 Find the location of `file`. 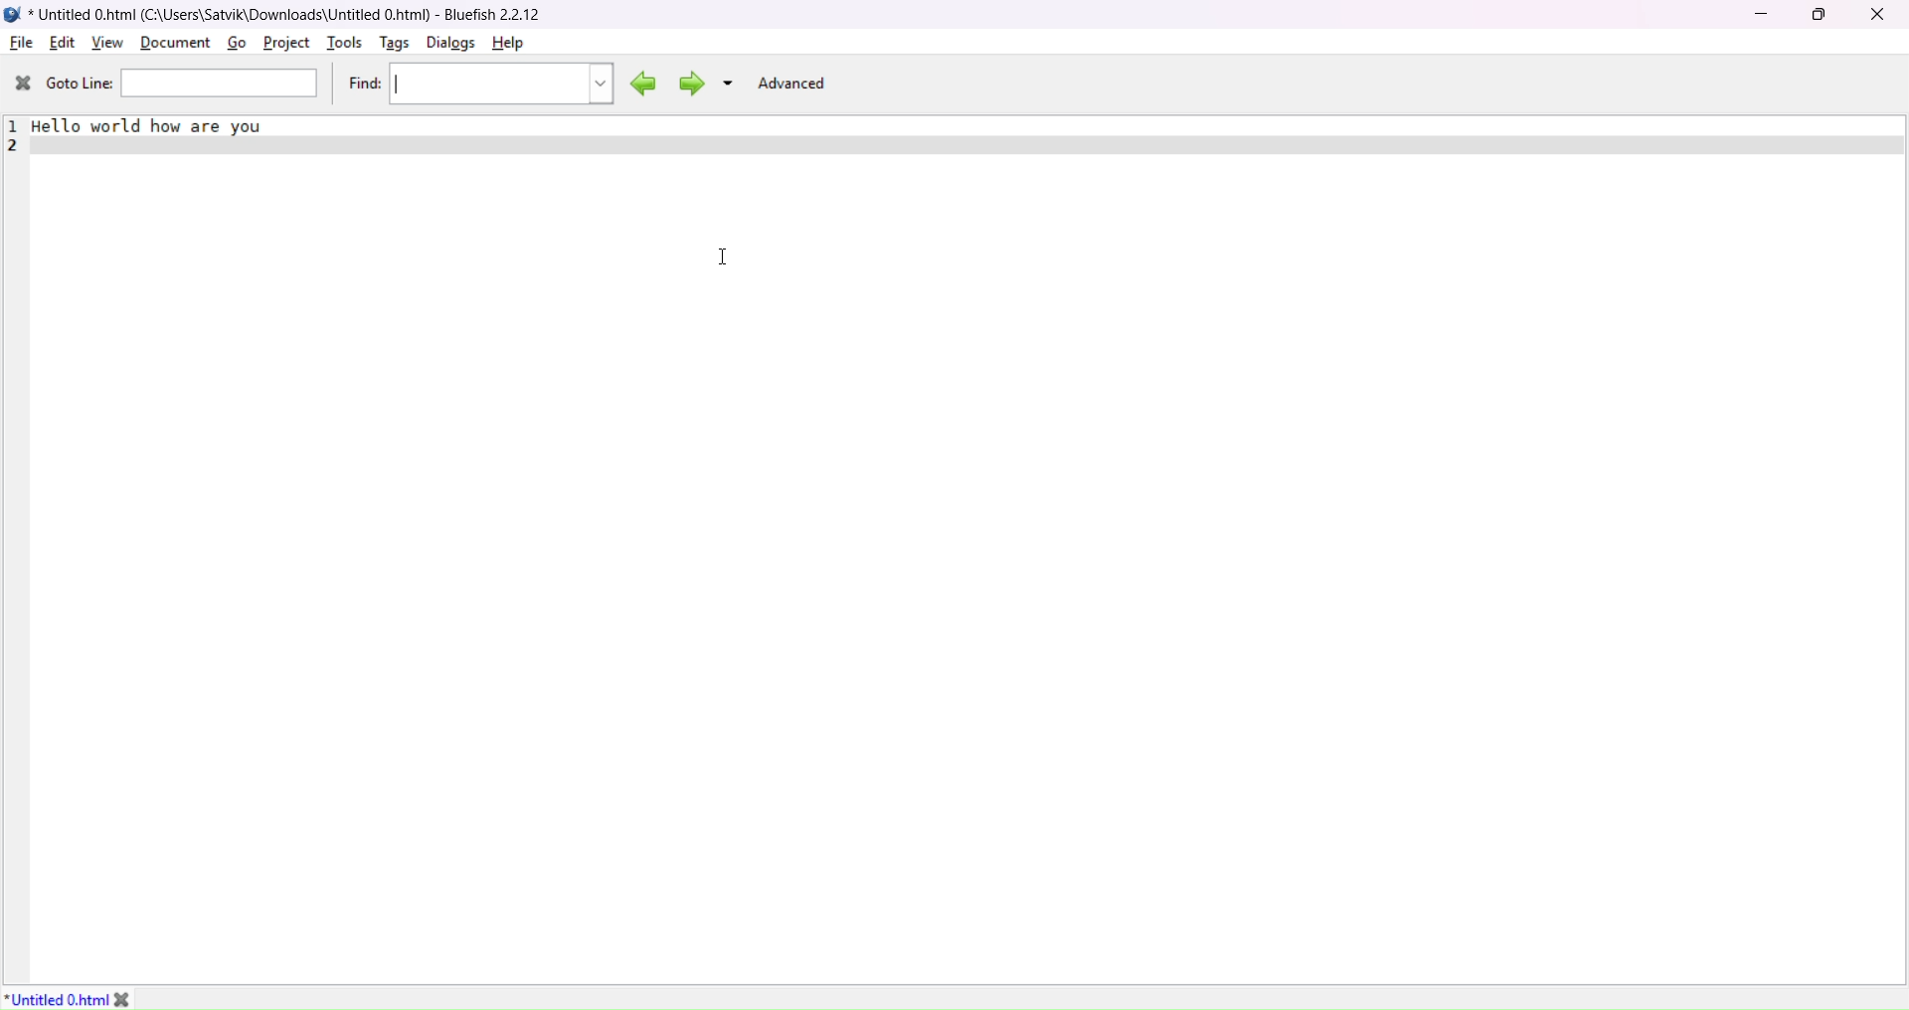

file is located at coordinates (23, 43).